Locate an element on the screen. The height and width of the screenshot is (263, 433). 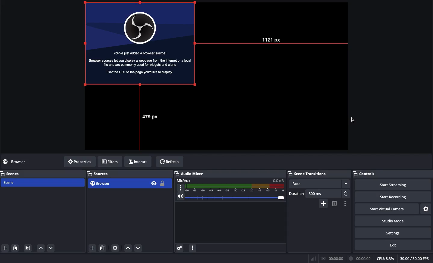
Broadcast is located at coordinates (332, 258).